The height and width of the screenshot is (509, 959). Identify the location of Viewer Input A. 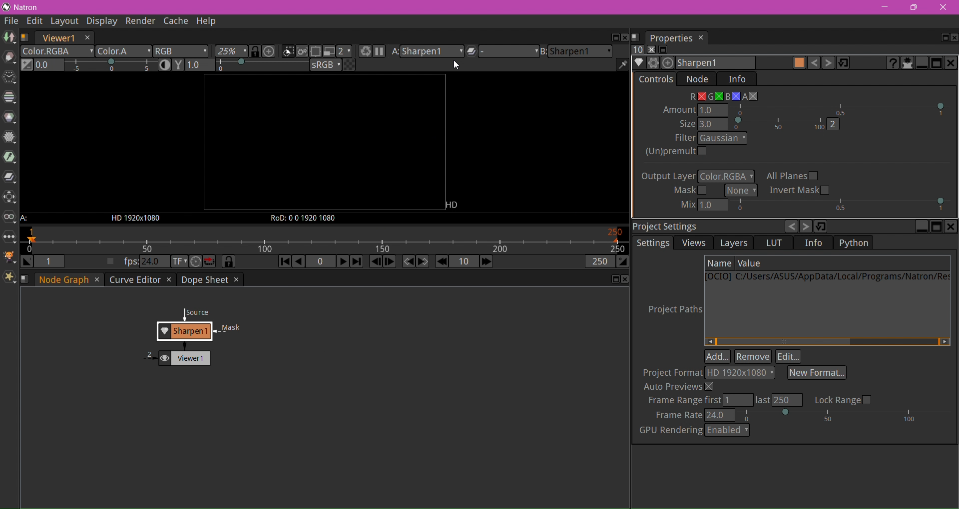
(29, 219).